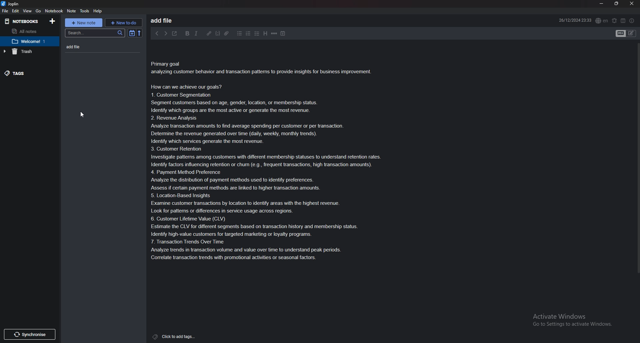  I want to click on add file note, so click(95, 47).